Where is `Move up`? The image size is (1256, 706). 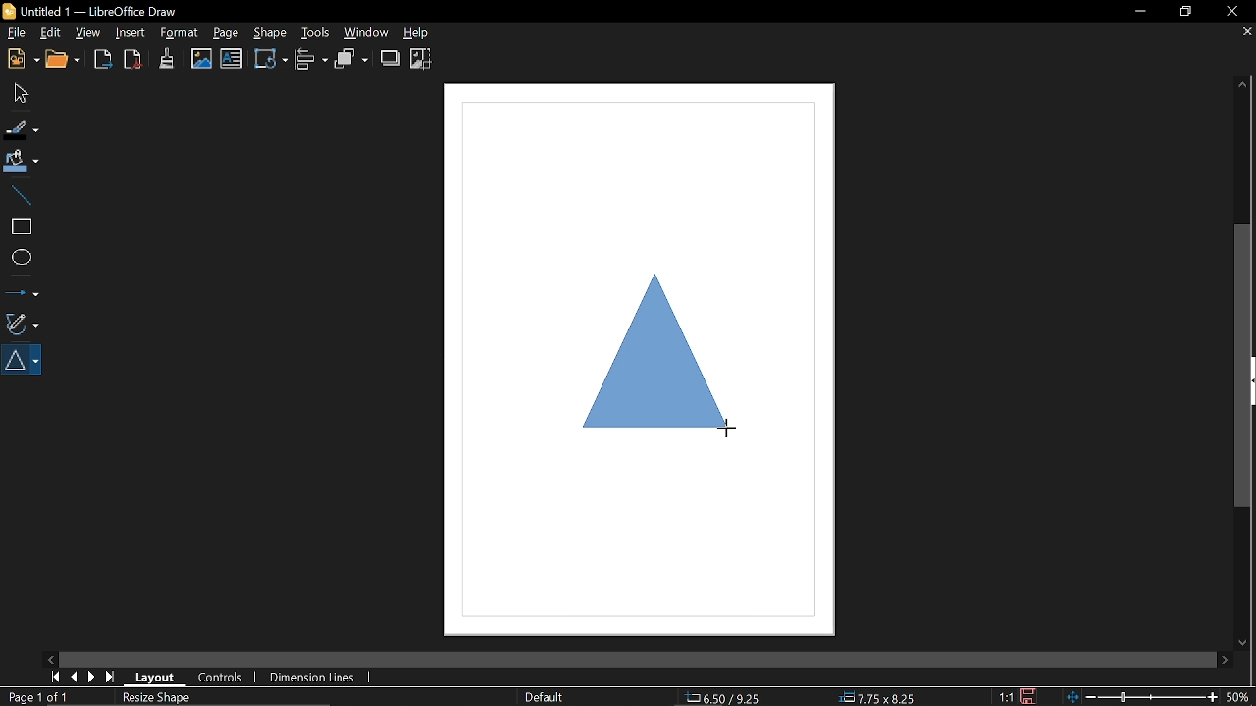 Move up is located at coordinates (1243, 84).